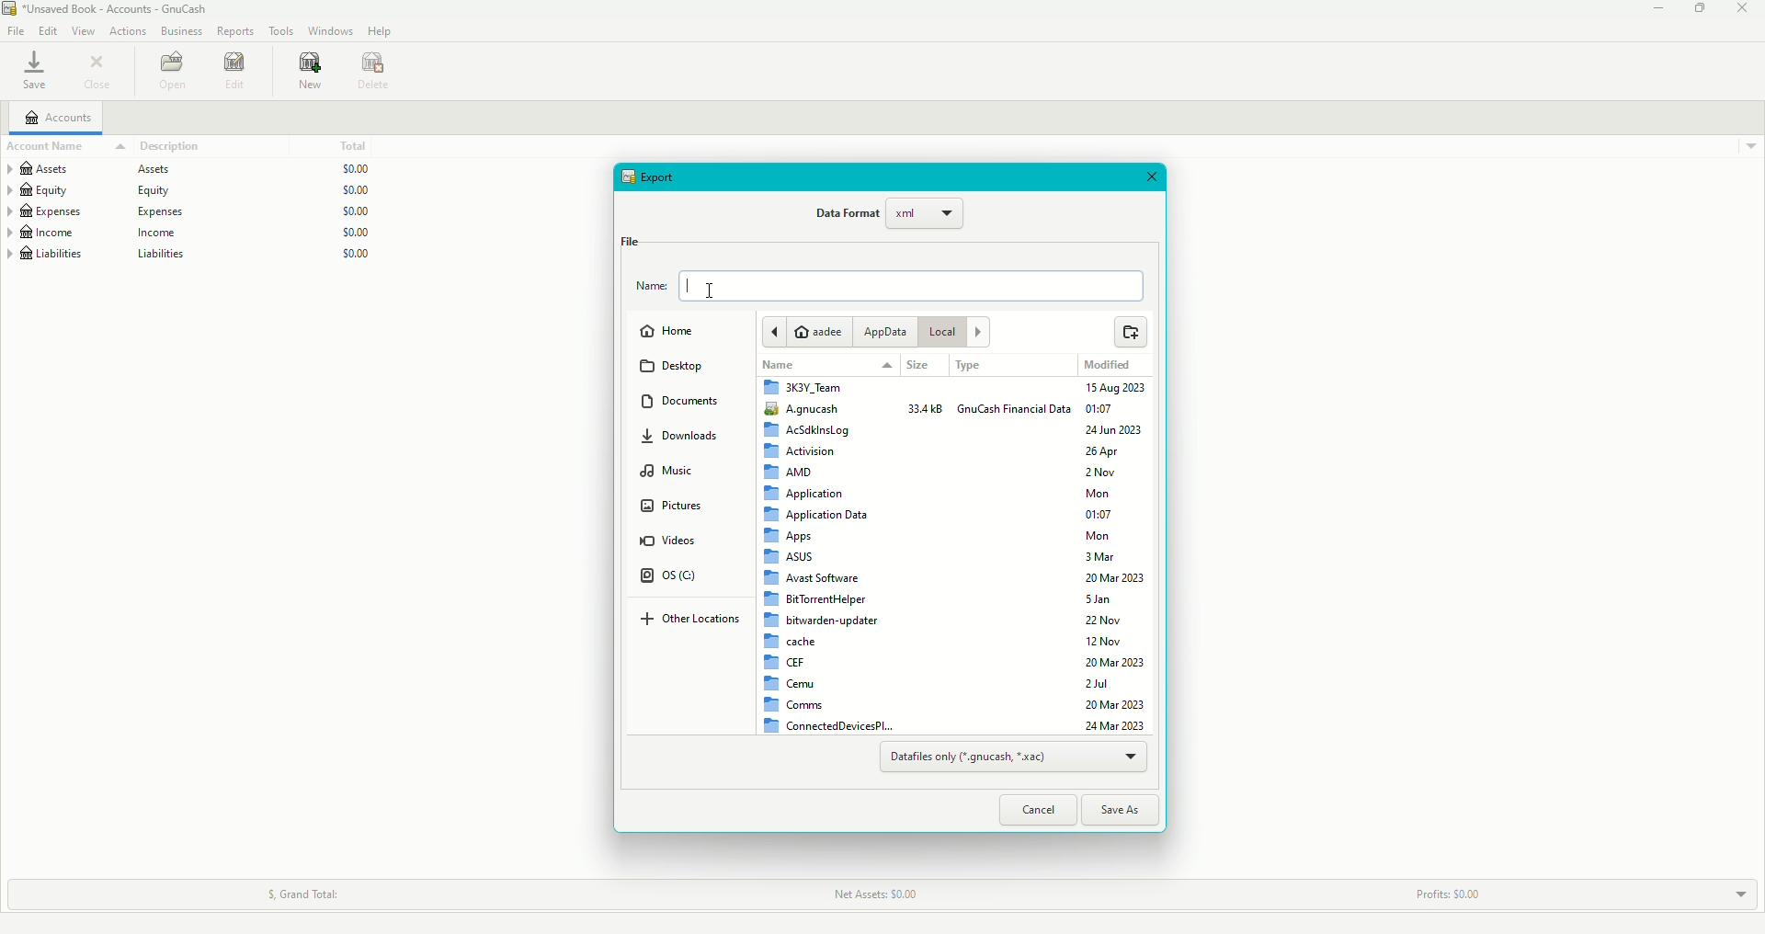 Image resolution: width=1765 pixels, height=934 pixels. What do you see at coordinates (1745, 9) in the screenshot?
I see `Close` at bounding box center [1745, 9].